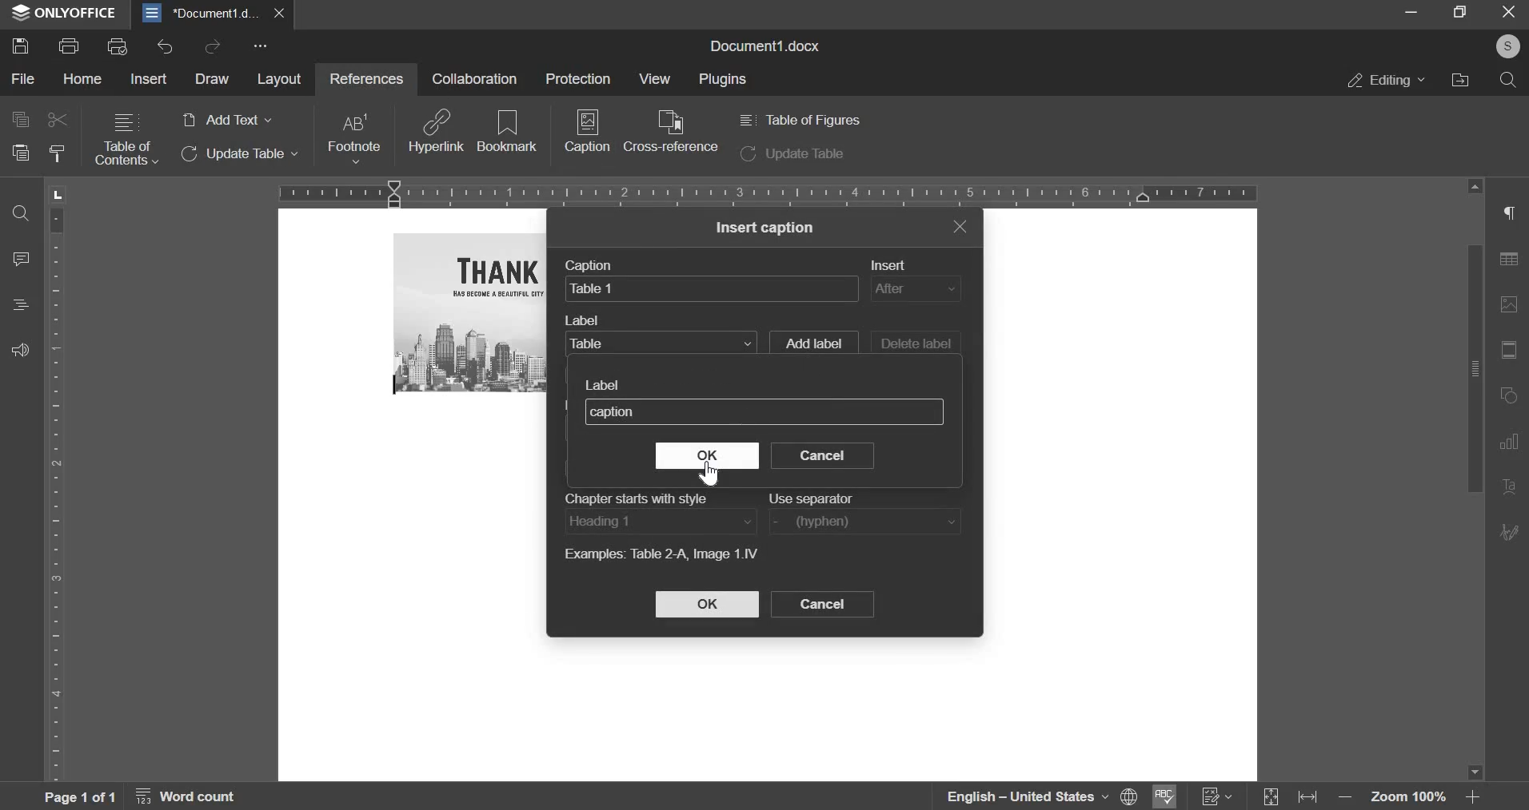 The width and height of the screenshot is (1529, 810). What do you see at coordinates (150, 77) in the screenshot?
I see `insert` at bounding box center [150, 77].